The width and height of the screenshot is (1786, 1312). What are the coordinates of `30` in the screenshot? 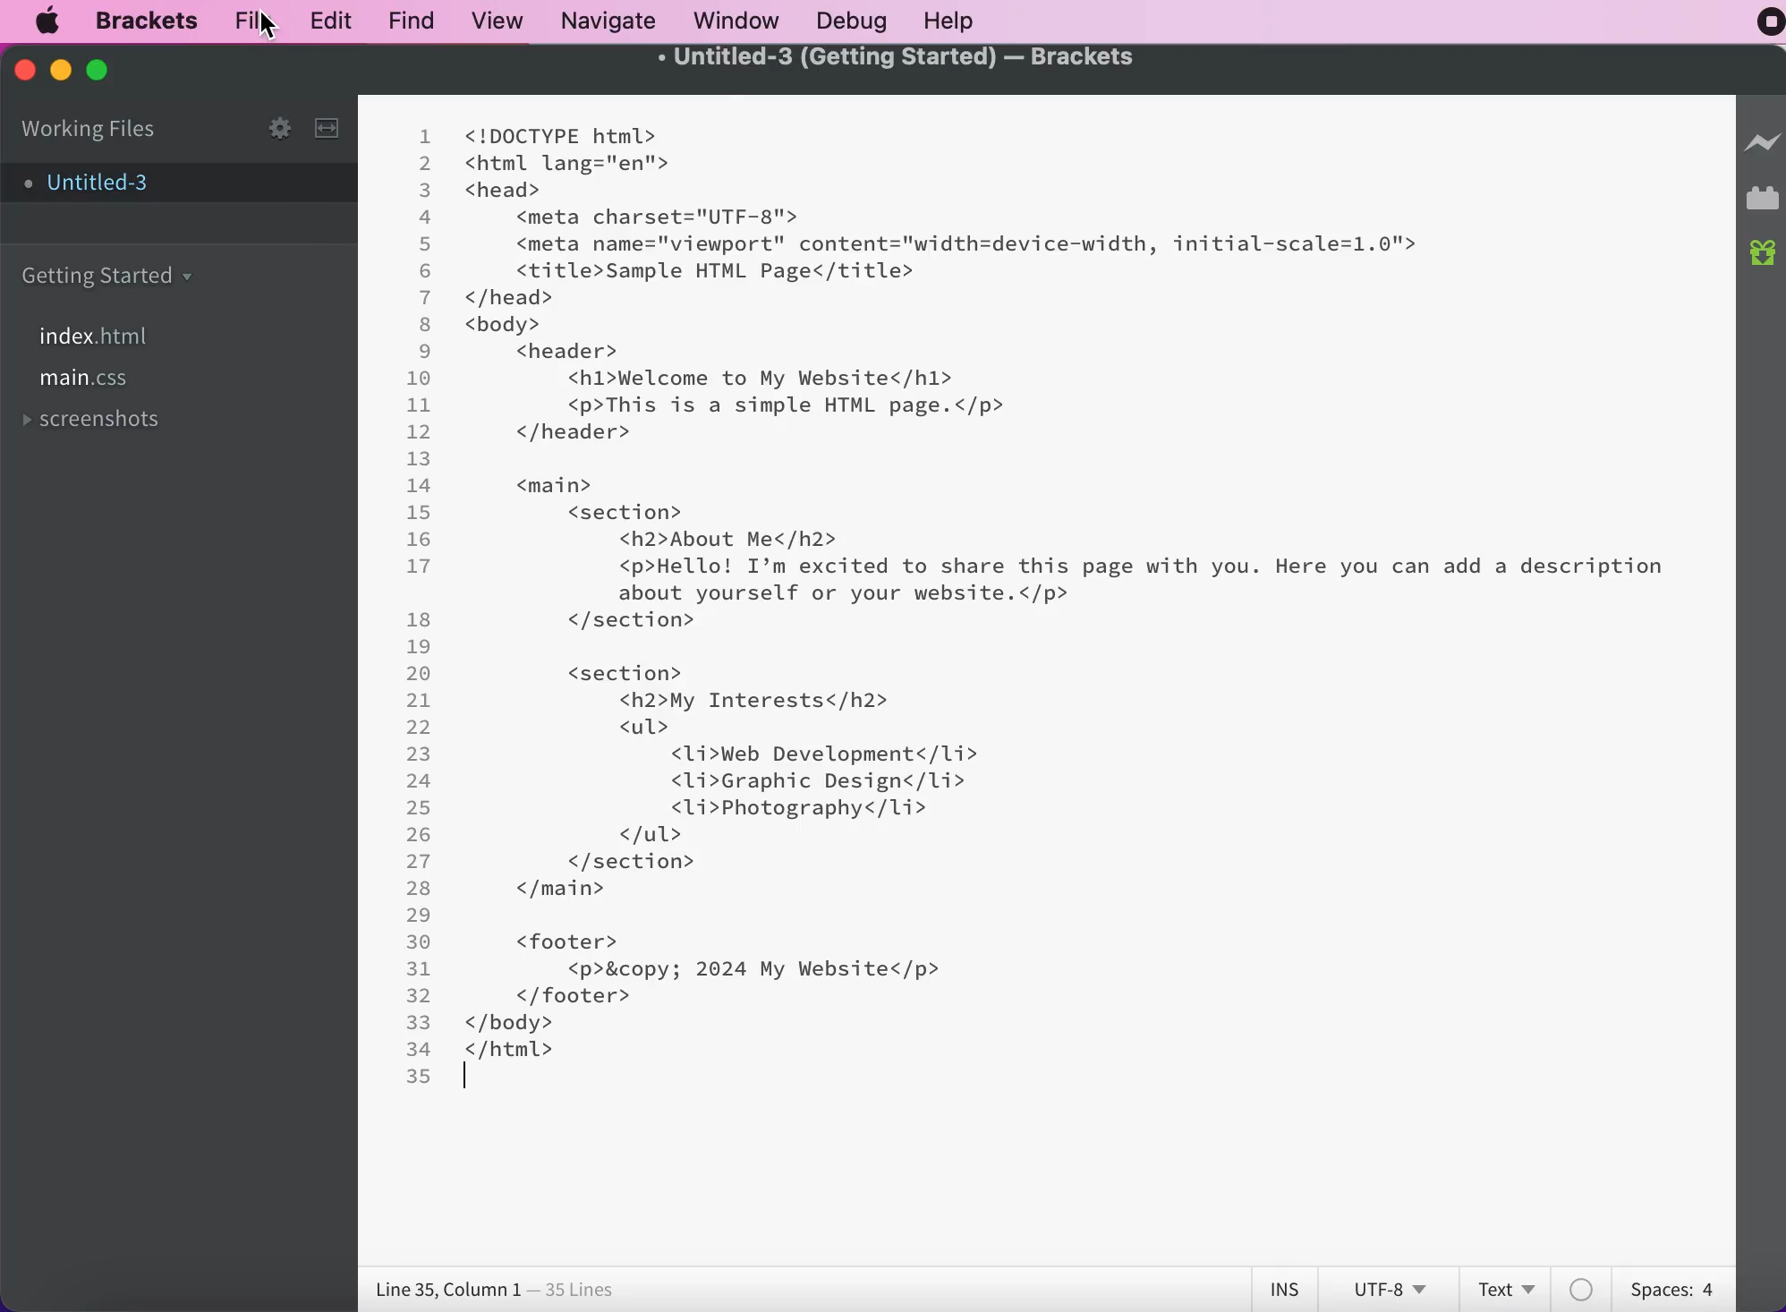 It's located at (419, 942).